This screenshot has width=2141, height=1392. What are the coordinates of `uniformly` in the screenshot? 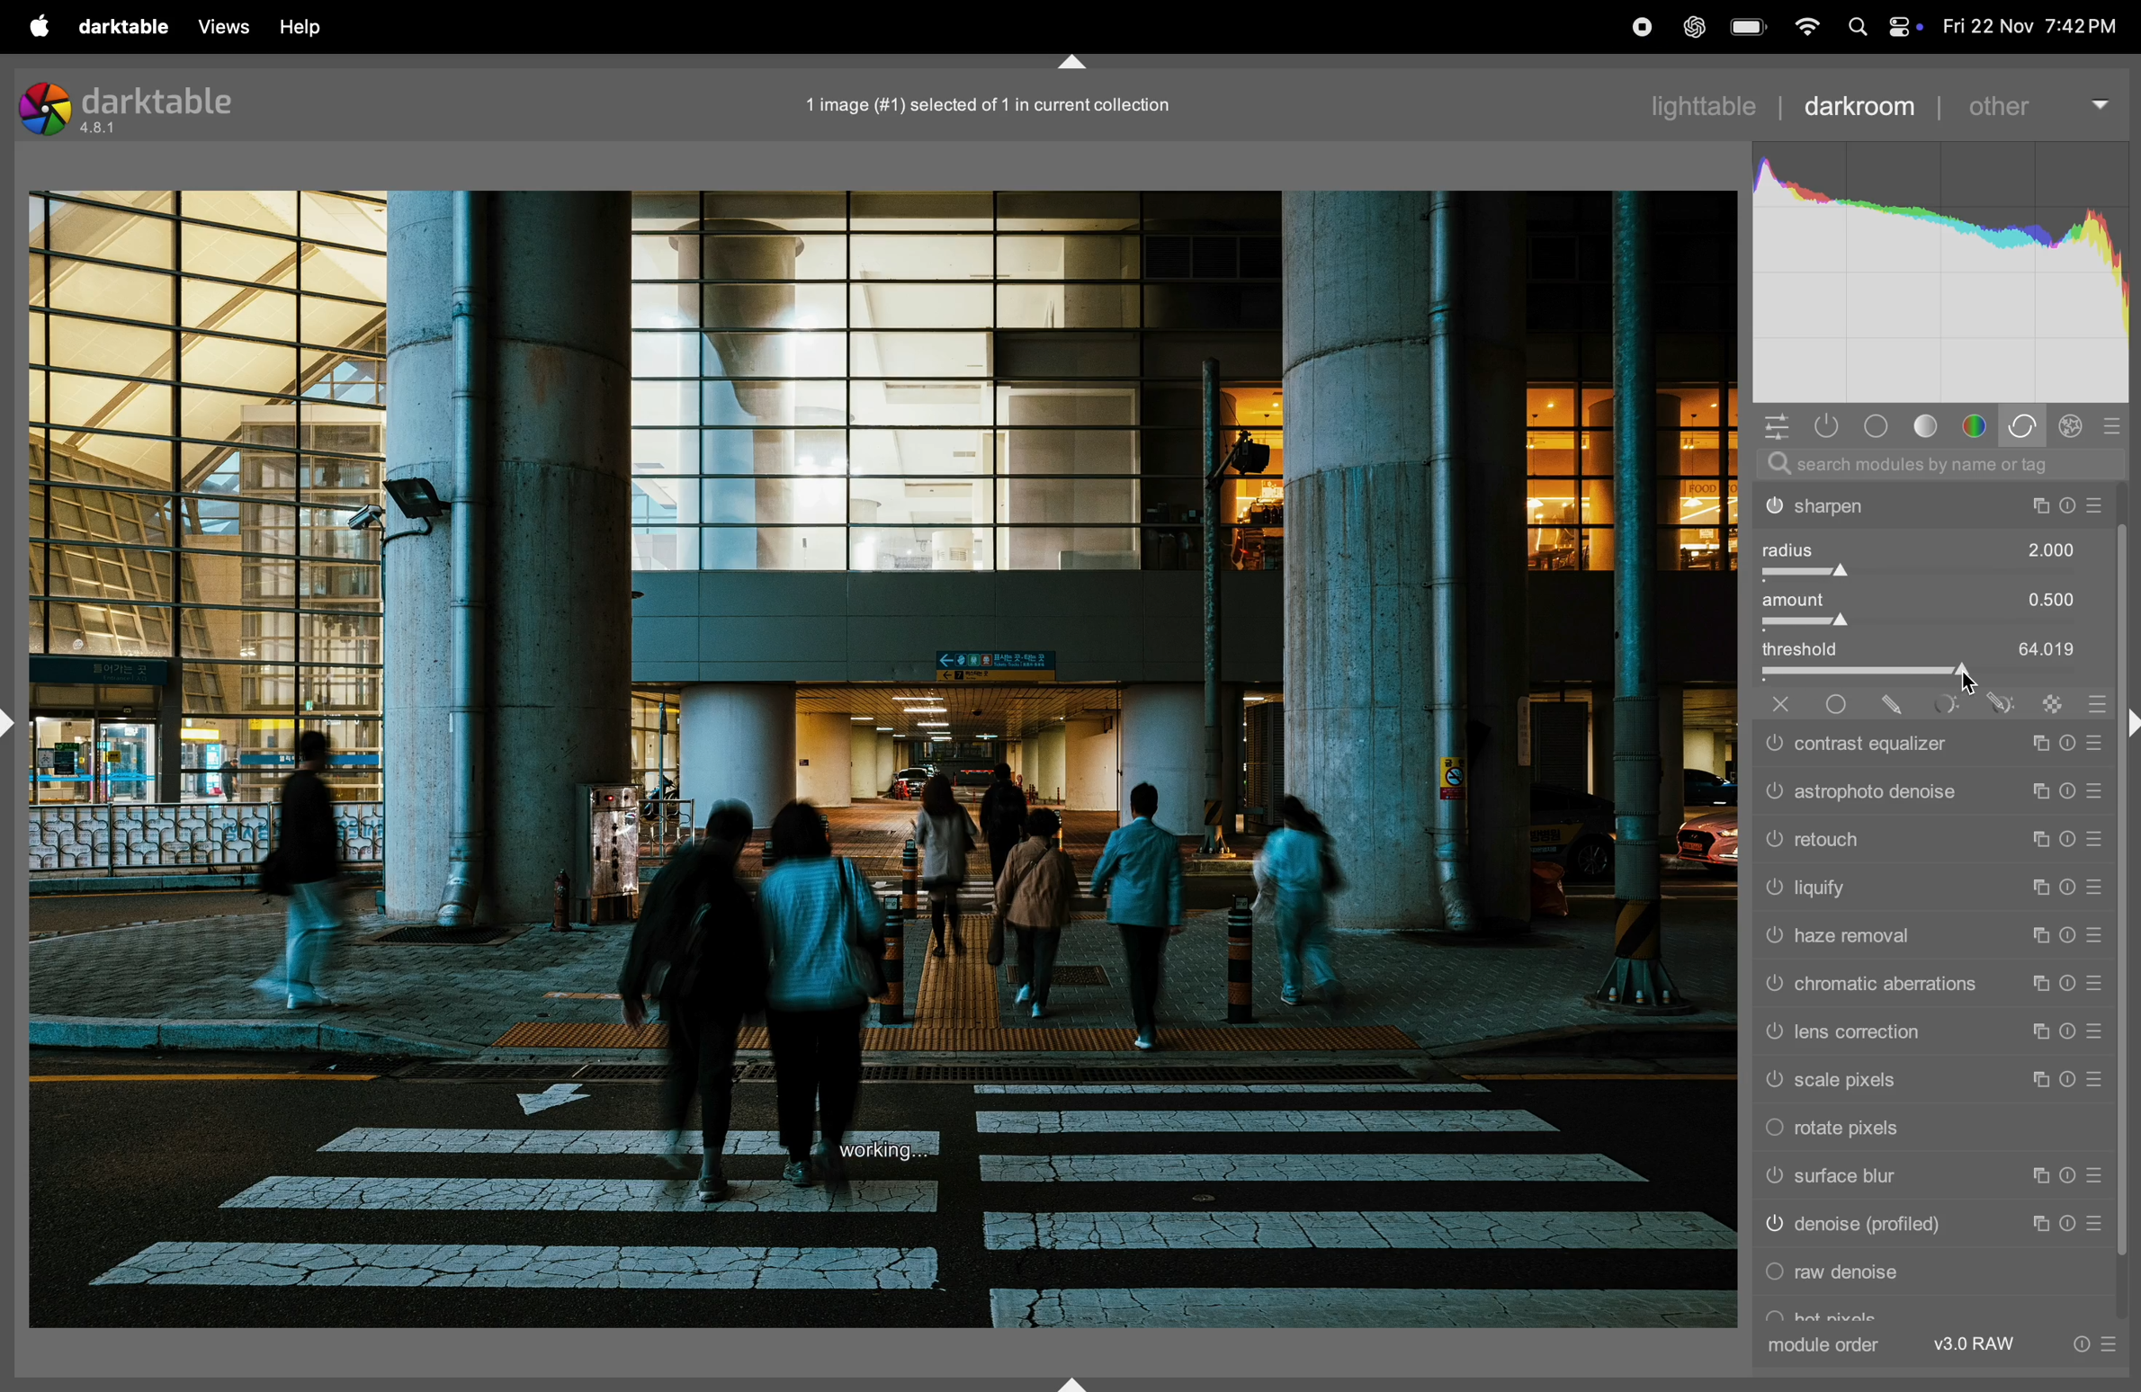 It's located at (1839, 707).